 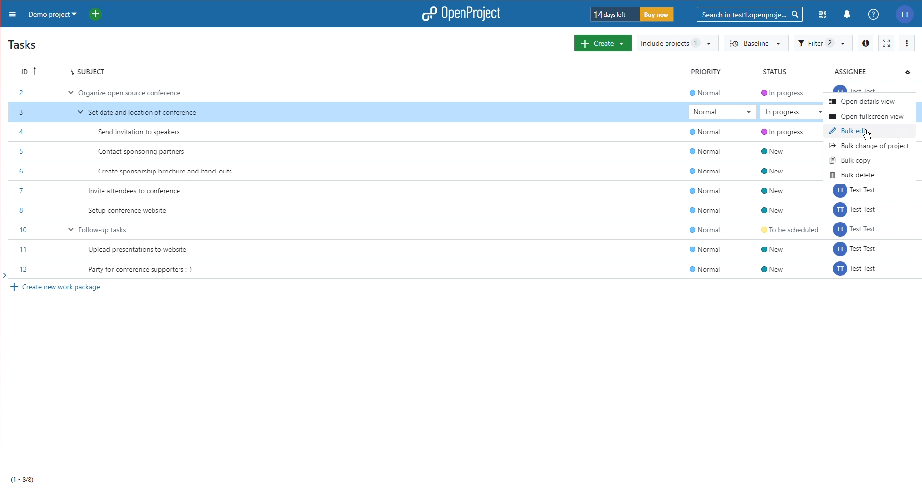 What do you see at coordinates (861, 102) in the screenshot?
I see `Open details view` at bounding box center [861, 102].